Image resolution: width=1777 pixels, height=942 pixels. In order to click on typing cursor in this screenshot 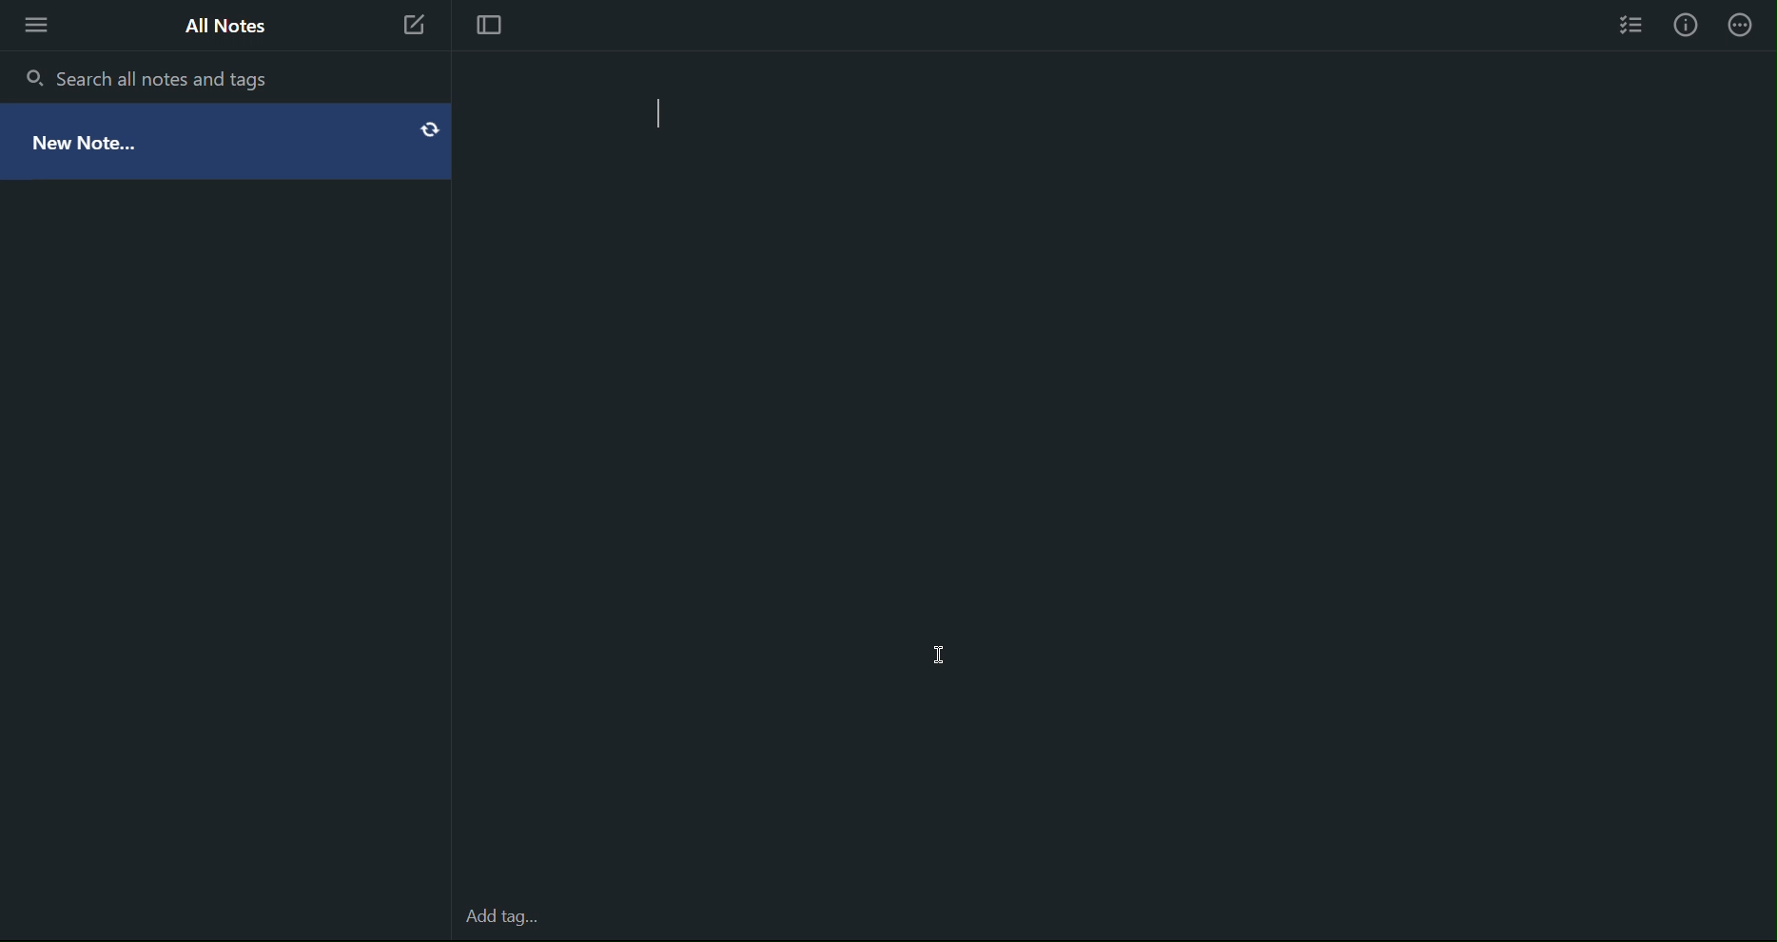, I will do `click(668, 115)`.